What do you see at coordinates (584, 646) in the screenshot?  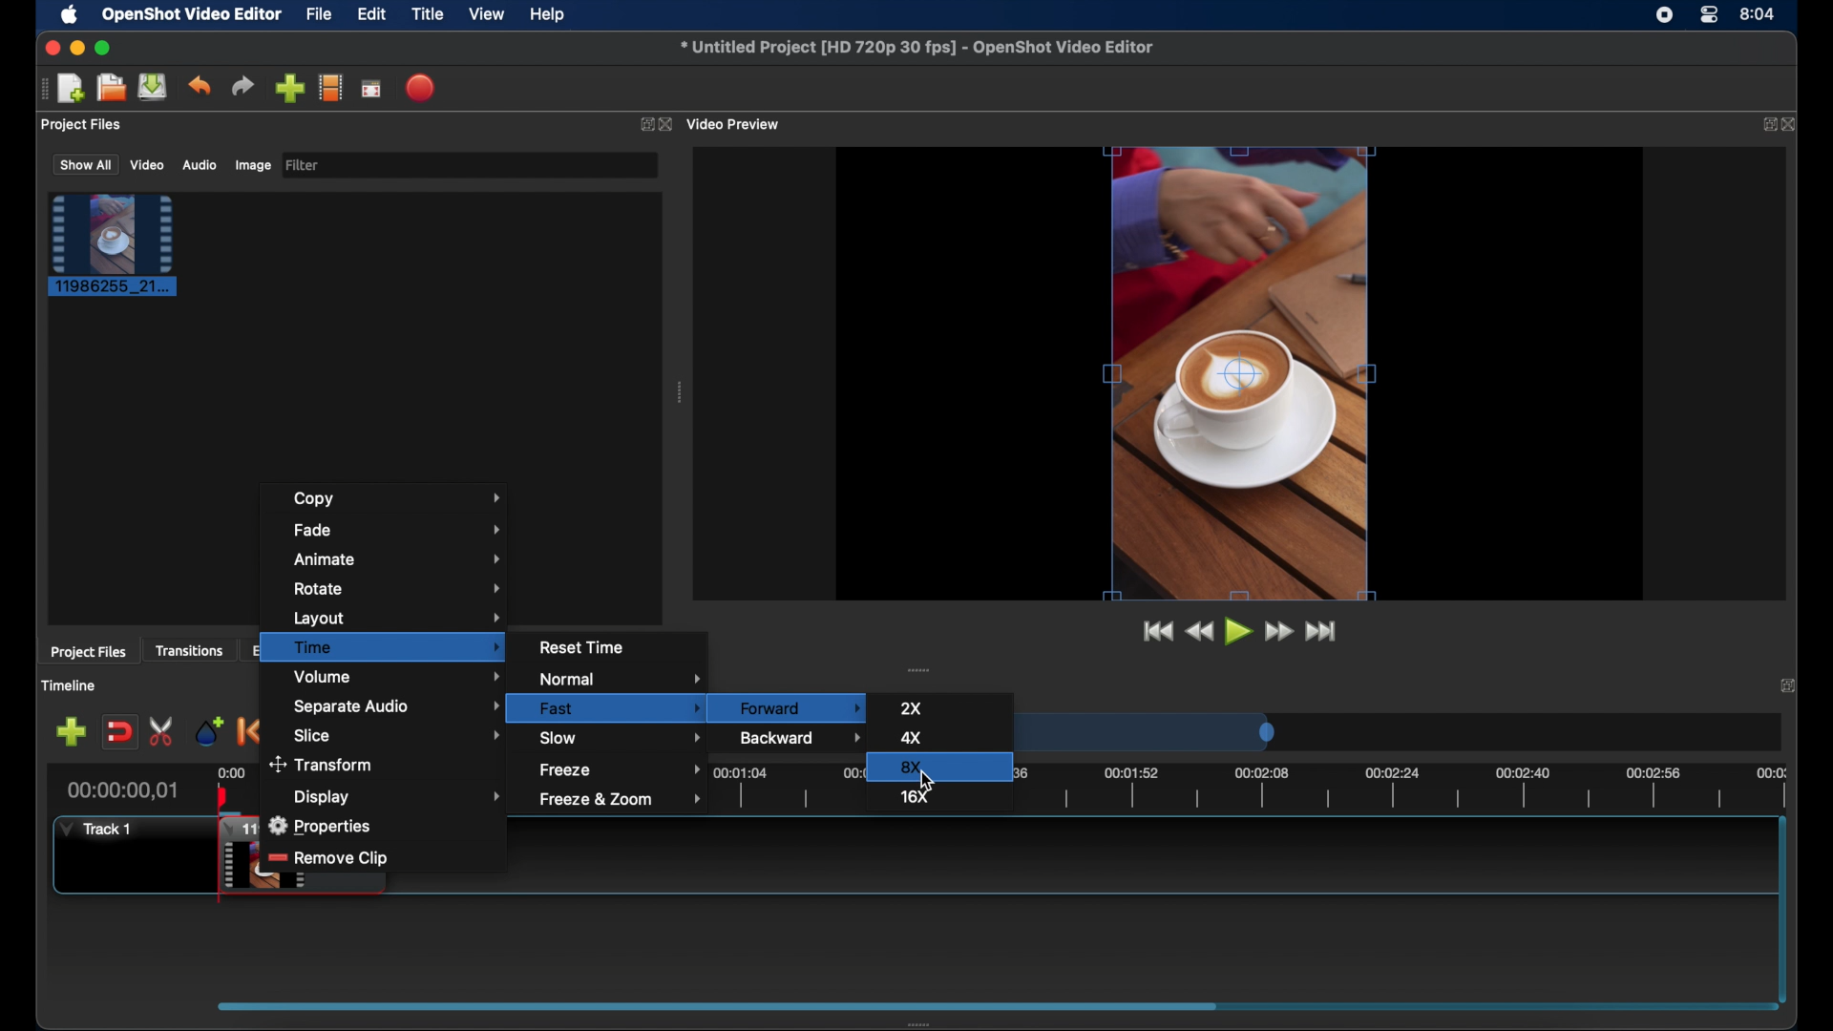 I see `reset time` at bounding box center [584, 646].